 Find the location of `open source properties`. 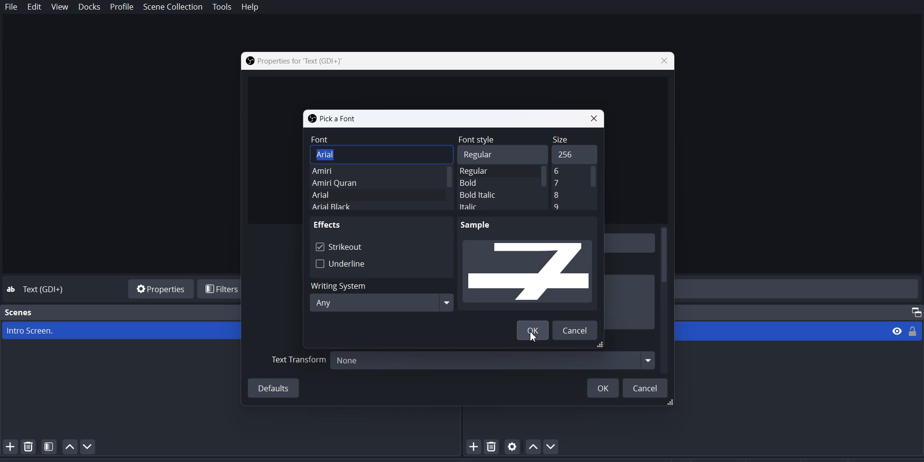

open source properties is located at coordinates (513, 446).